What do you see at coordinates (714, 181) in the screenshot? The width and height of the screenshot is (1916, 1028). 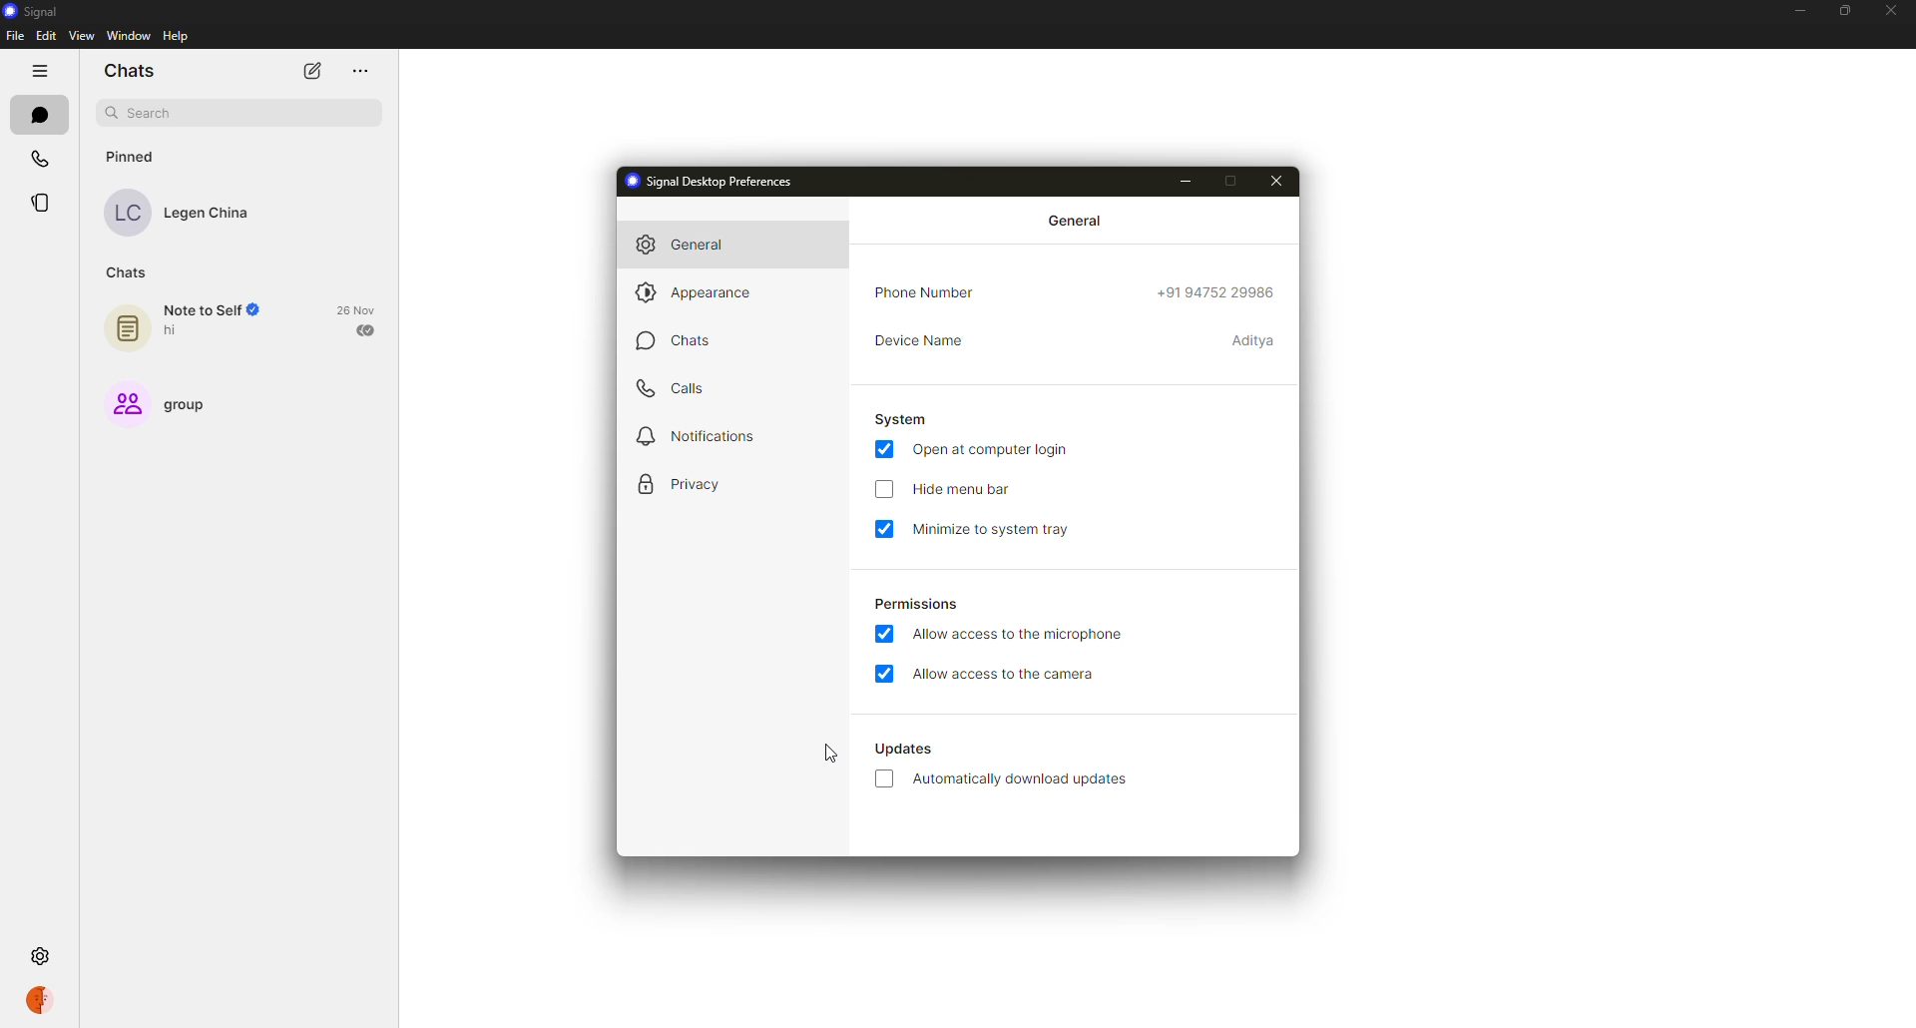 I see `signal desktop preferences` at bounding box center [714, 181].